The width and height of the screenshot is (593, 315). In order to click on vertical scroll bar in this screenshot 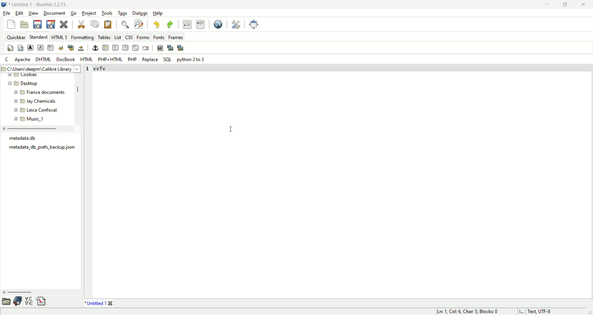, I will do `click(79, 90)`.